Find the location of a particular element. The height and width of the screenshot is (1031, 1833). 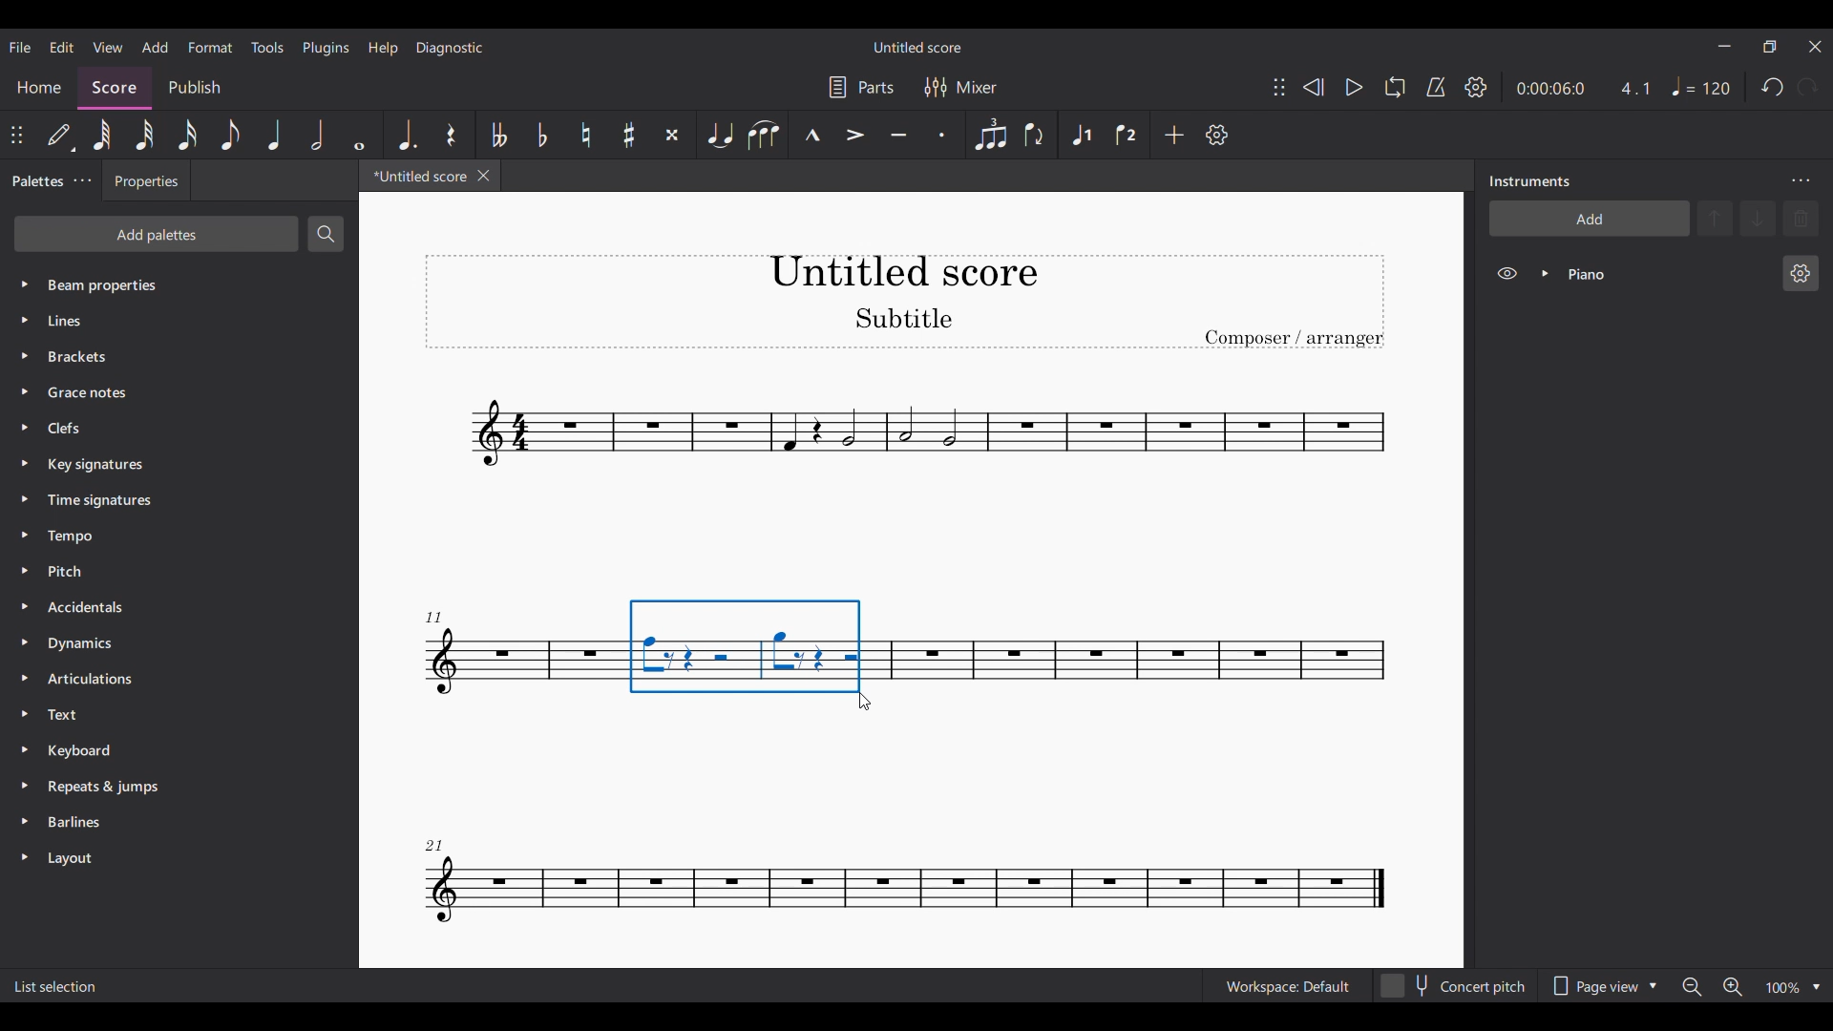

Toggle sharp is located at coordinates (629, 135).